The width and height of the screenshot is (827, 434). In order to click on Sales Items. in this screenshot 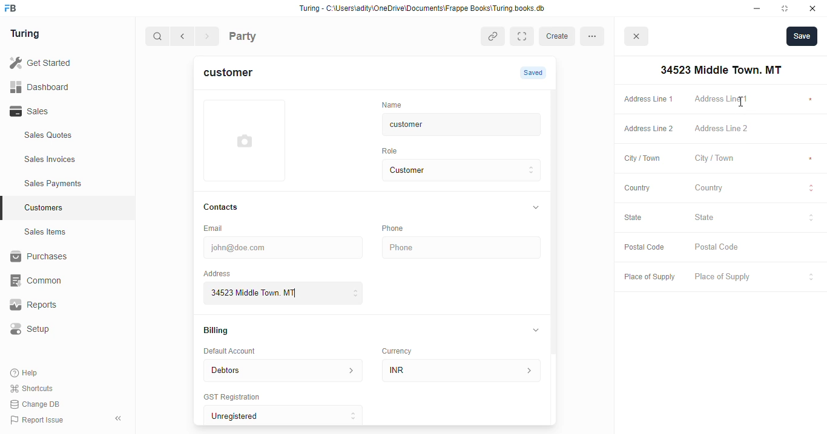, I will do `click(67, 232)`.